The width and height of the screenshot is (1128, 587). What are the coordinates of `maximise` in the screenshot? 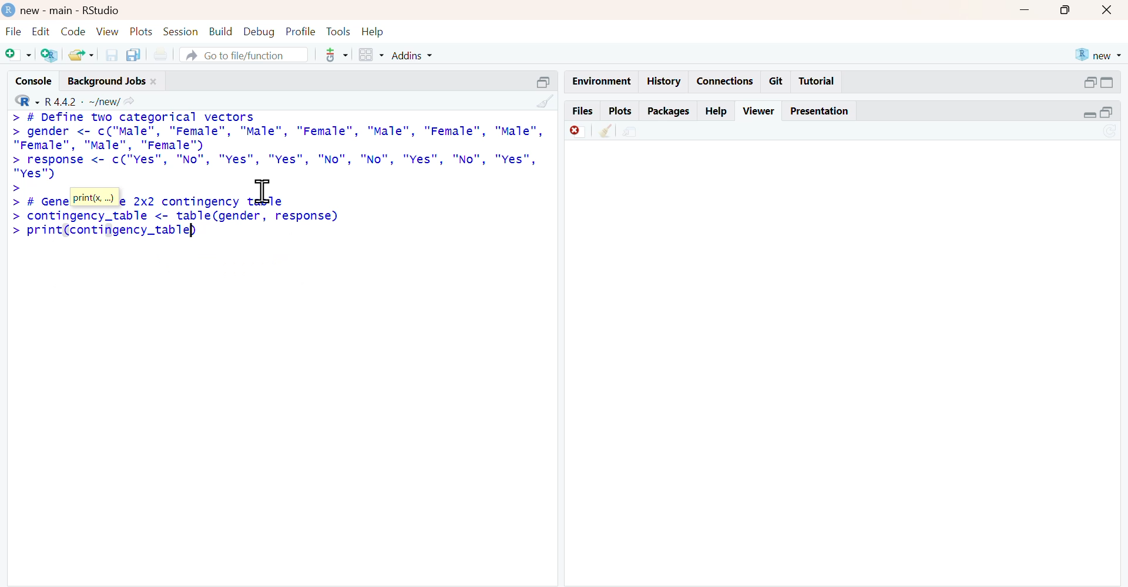 It's located at (1065, 11).